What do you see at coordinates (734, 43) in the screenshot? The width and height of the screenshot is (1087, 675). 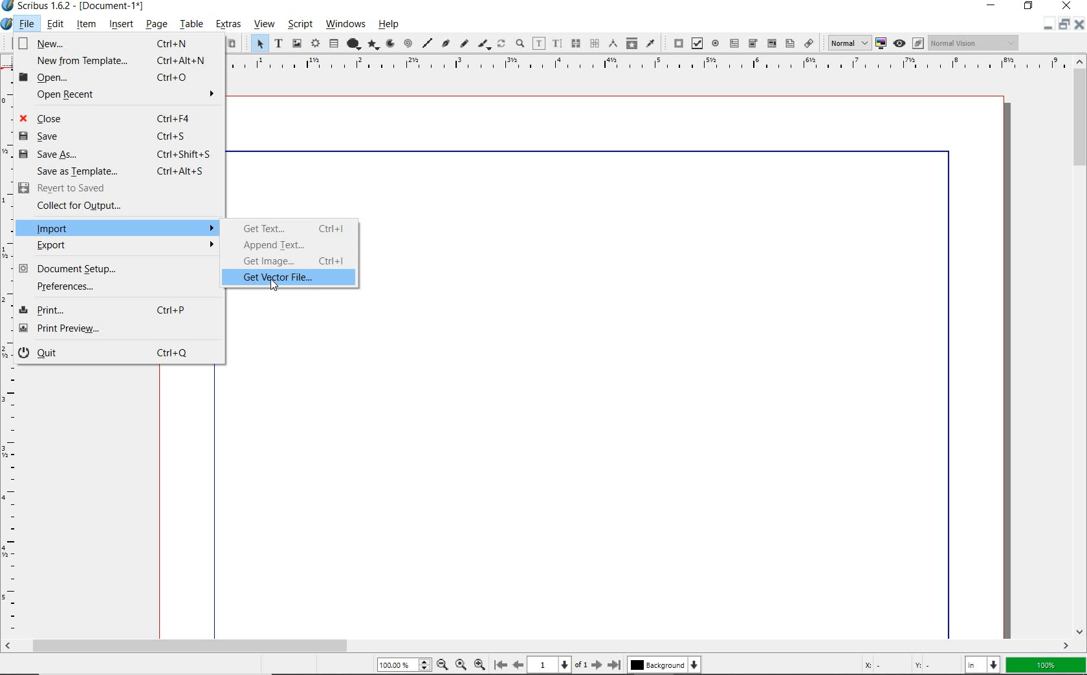 I see `pdf text field` at bounding box center [734, 43].